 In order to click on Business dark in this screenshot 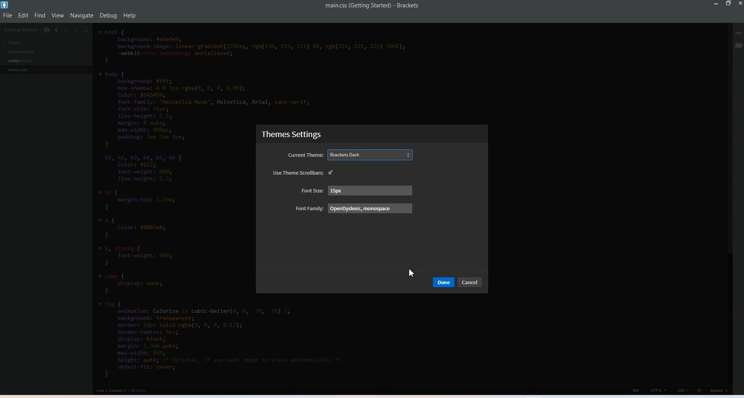, I will do `click(371, 156)`.